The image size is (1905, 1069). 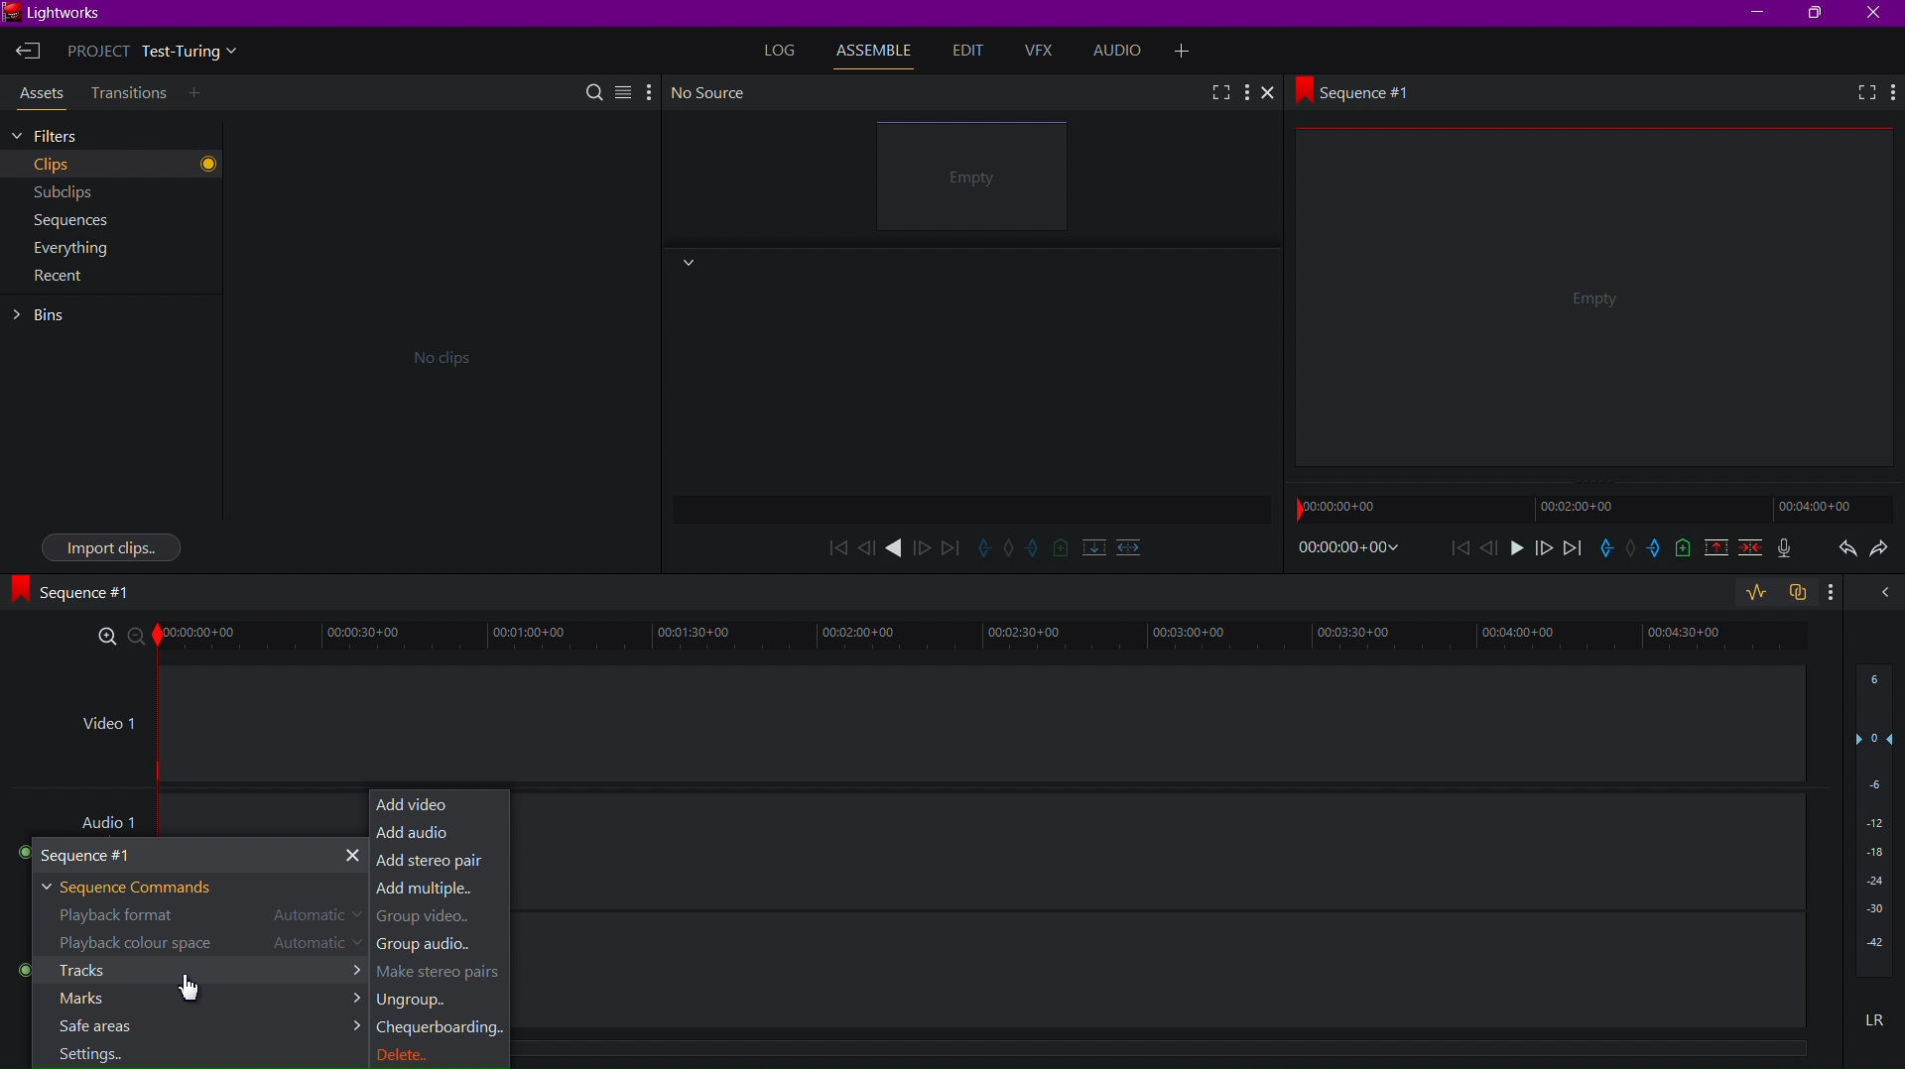 I want to click on Chequerboarding, so click(x=440, y=1029).